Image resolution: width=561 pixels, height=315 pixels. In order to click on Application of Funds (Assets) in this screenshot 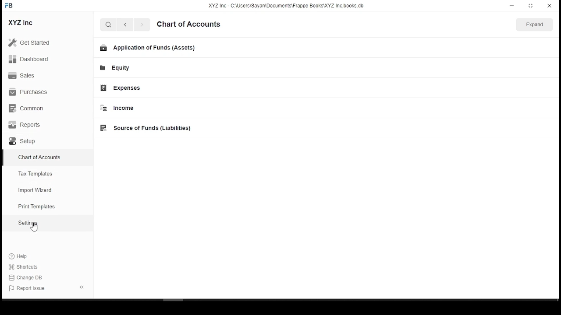, I will do `click(147, 48)`.